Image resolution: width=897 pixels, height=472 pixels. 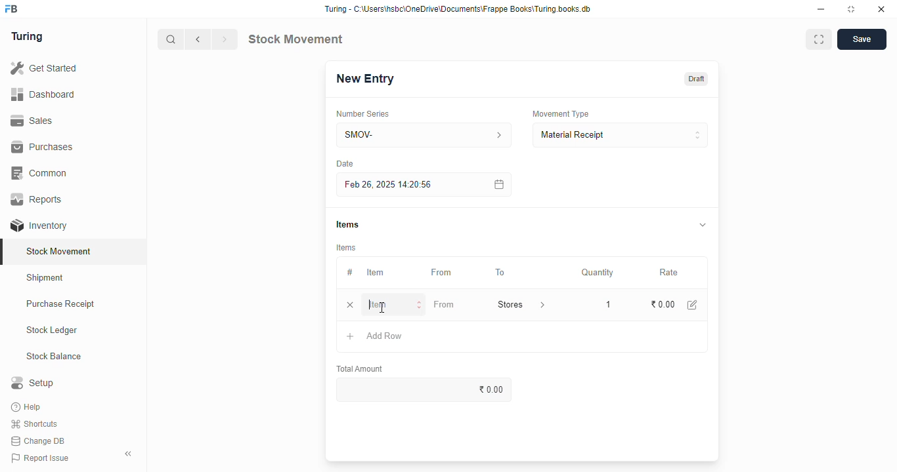 What do you see at coordinates (361, 369) in the screenshot?
I see `total amount` at bounding box center [361, 369].